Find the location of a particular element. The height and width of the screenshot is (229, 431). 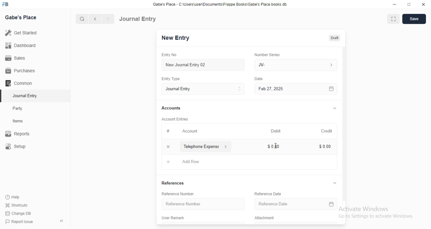

Reference Date. is located at coordinates (295, 205).